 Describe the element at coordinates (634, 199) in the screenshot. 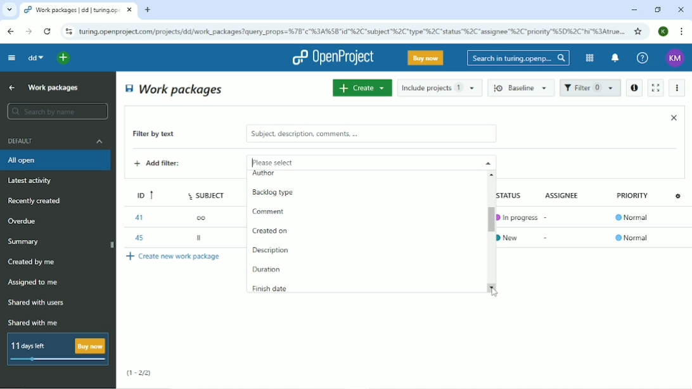

I see `Priority` at that location.